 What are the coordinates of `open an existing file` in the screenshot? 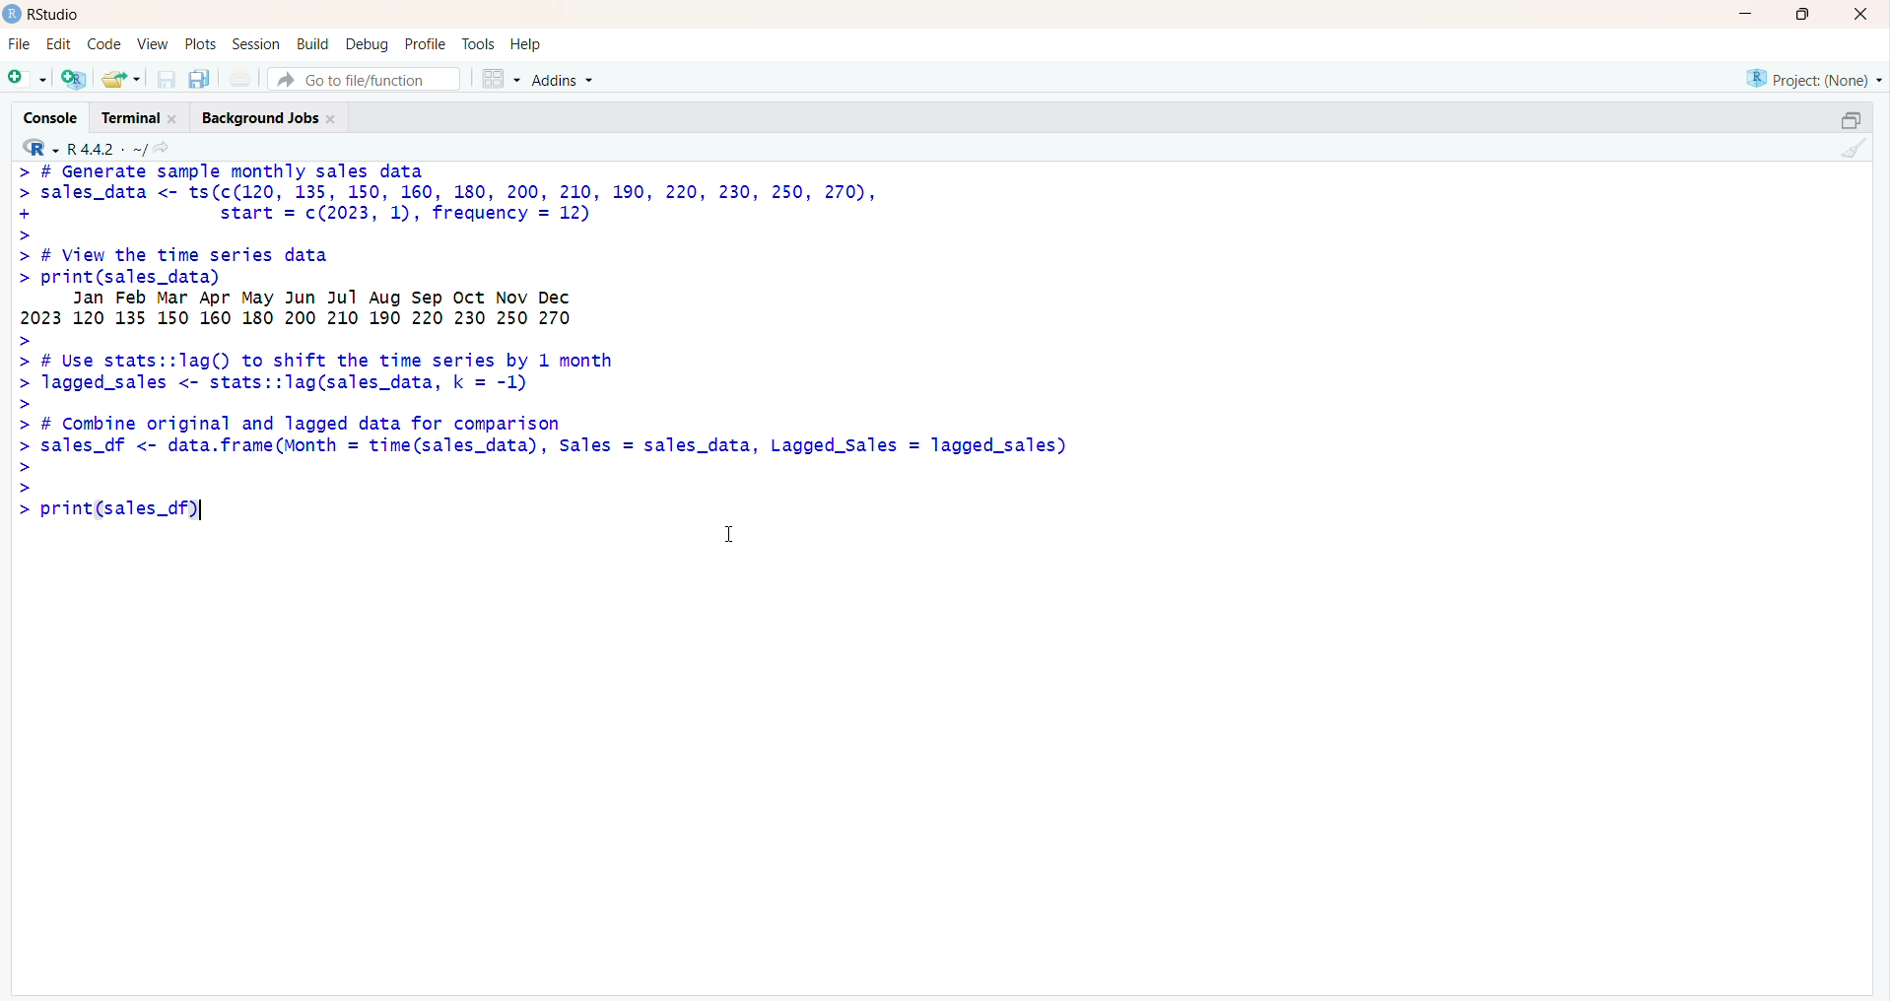 It's located at (121, 79).